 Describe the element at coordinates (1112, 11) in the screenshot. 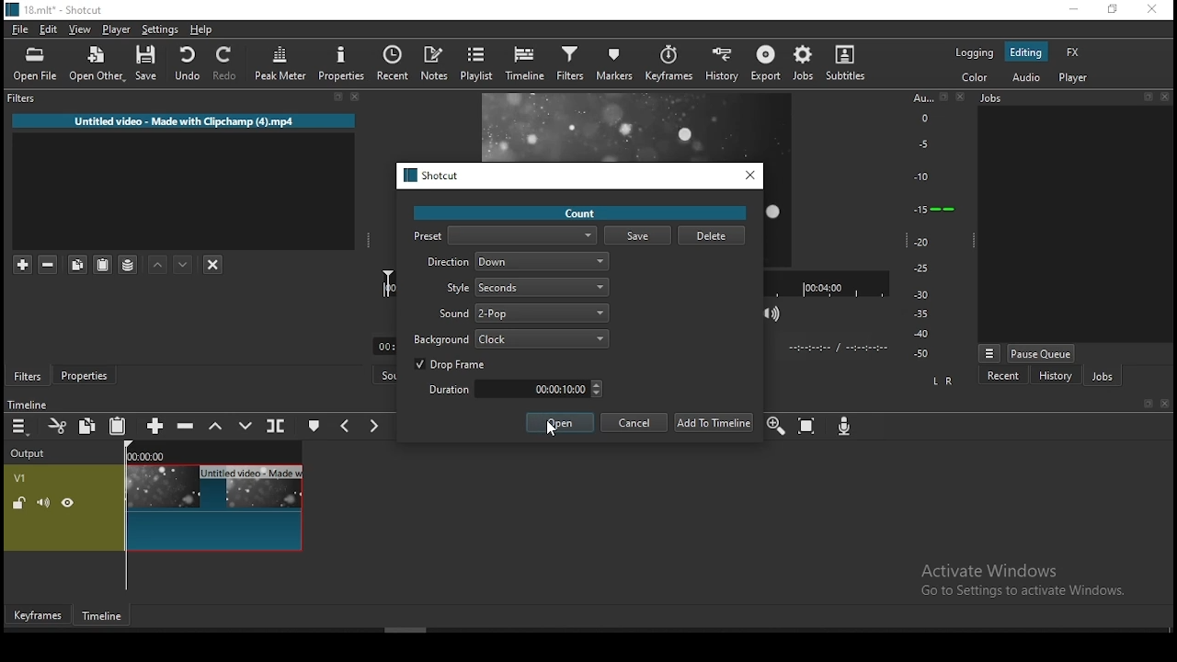

I see `restore` at that location.